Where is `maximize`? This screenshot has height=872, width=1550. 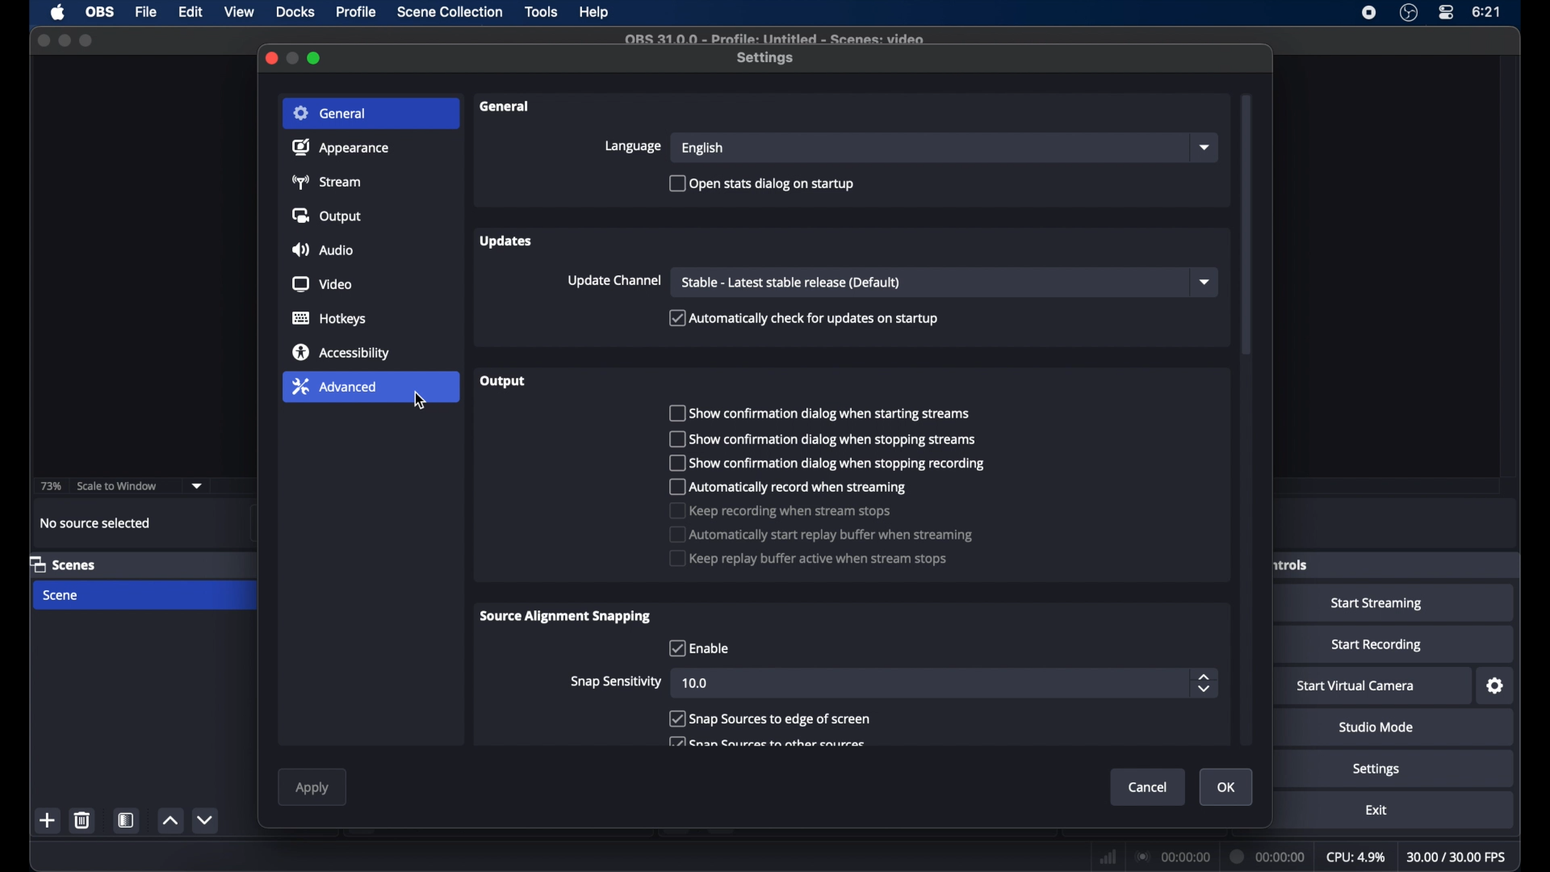 maximize is located at coordinates (87, 40).